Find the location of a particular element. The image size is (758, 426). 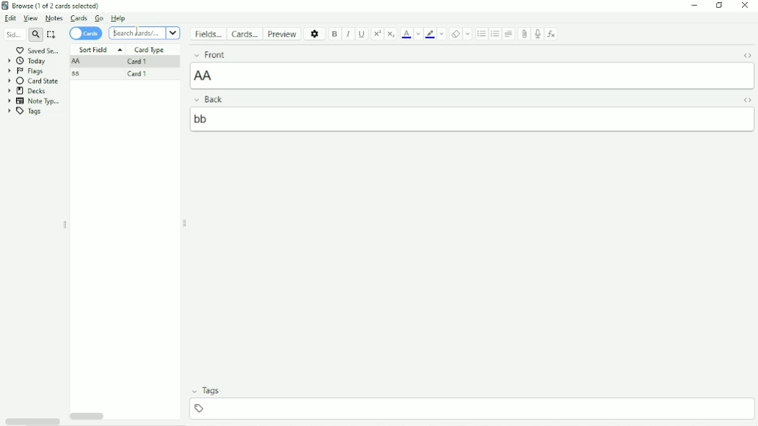

Sort Field is located at coordinates (99, 49).